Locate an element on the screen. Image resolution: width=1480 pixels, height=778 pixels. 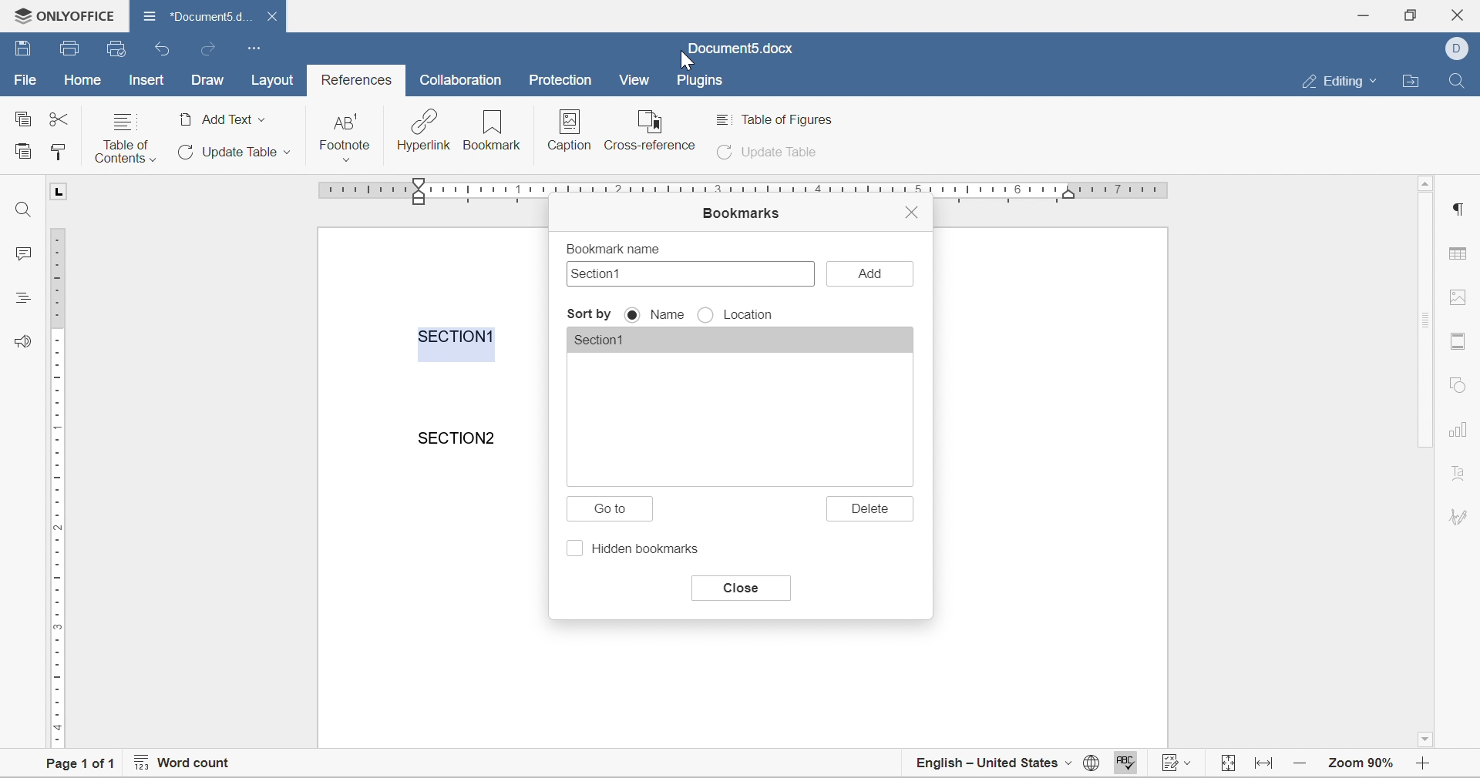
close is located at coordinates (912, 210).